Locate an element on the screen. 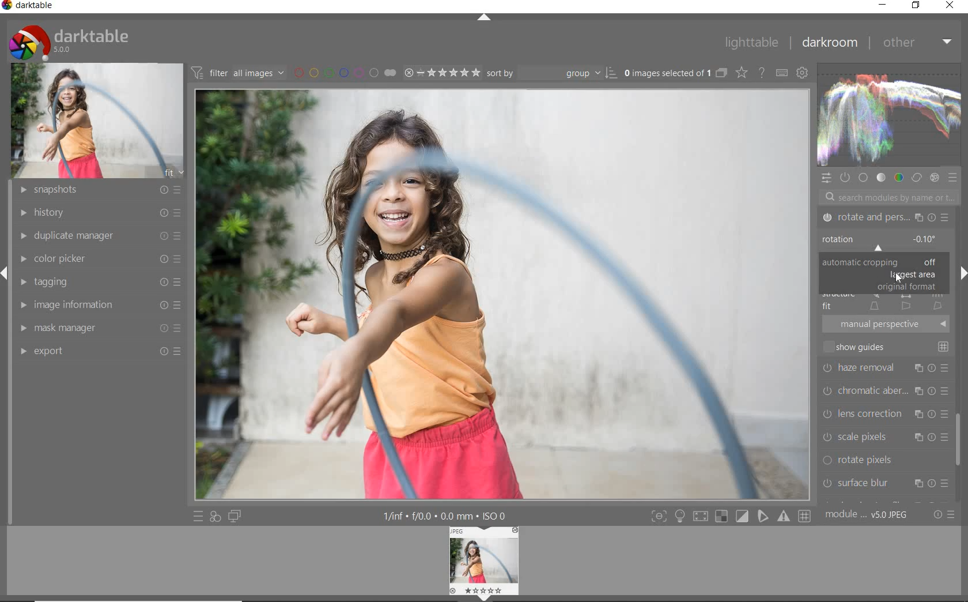 The width and height of the screenshot is (968, 602). selected image range rating is located at coordinates (440, 73).